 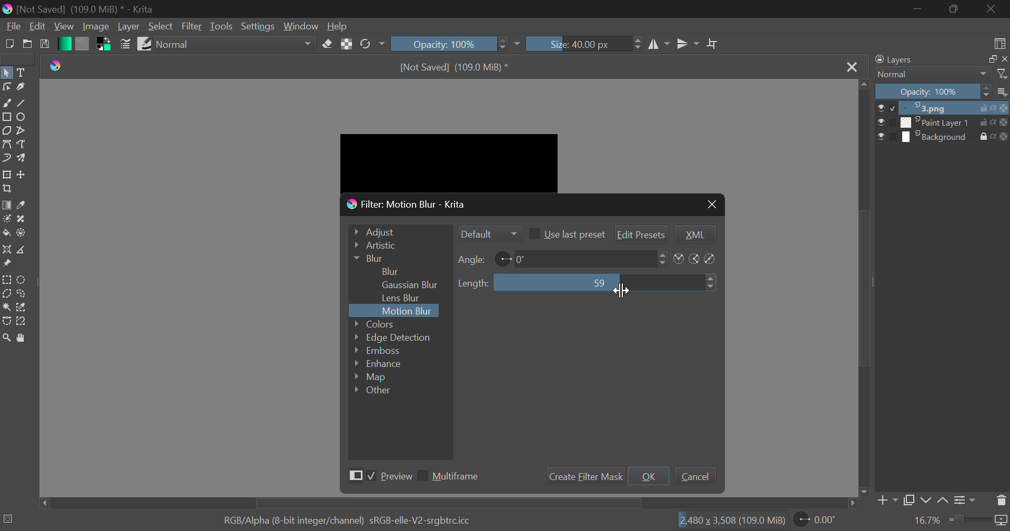 I want to click on Crop, so click(x=713, y=44).